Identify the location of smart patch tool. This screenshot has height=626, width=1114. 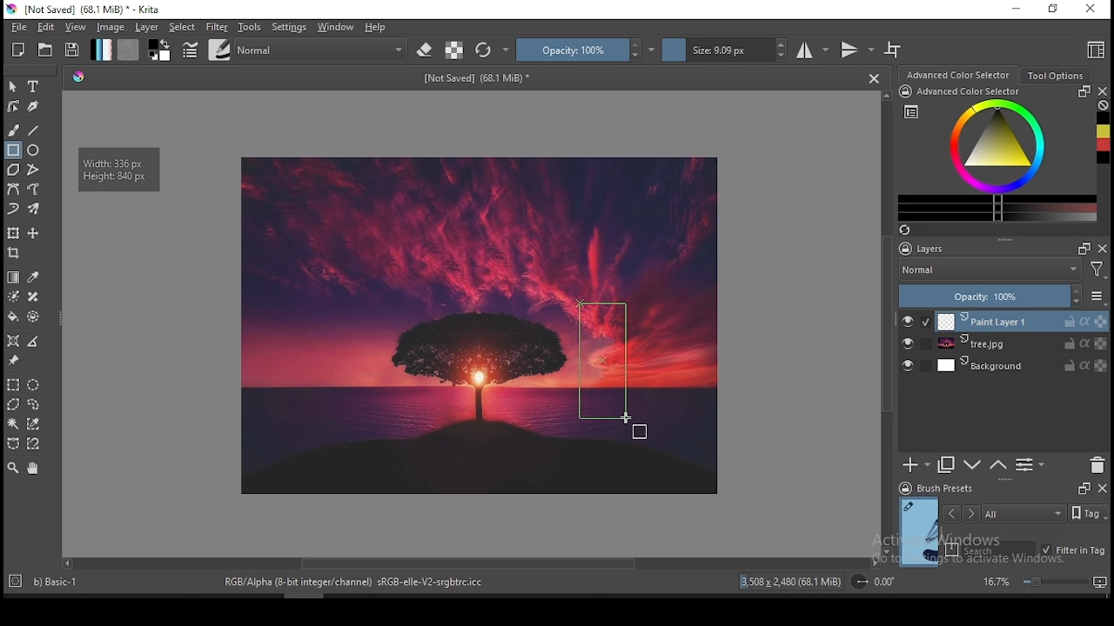
(33, 296).